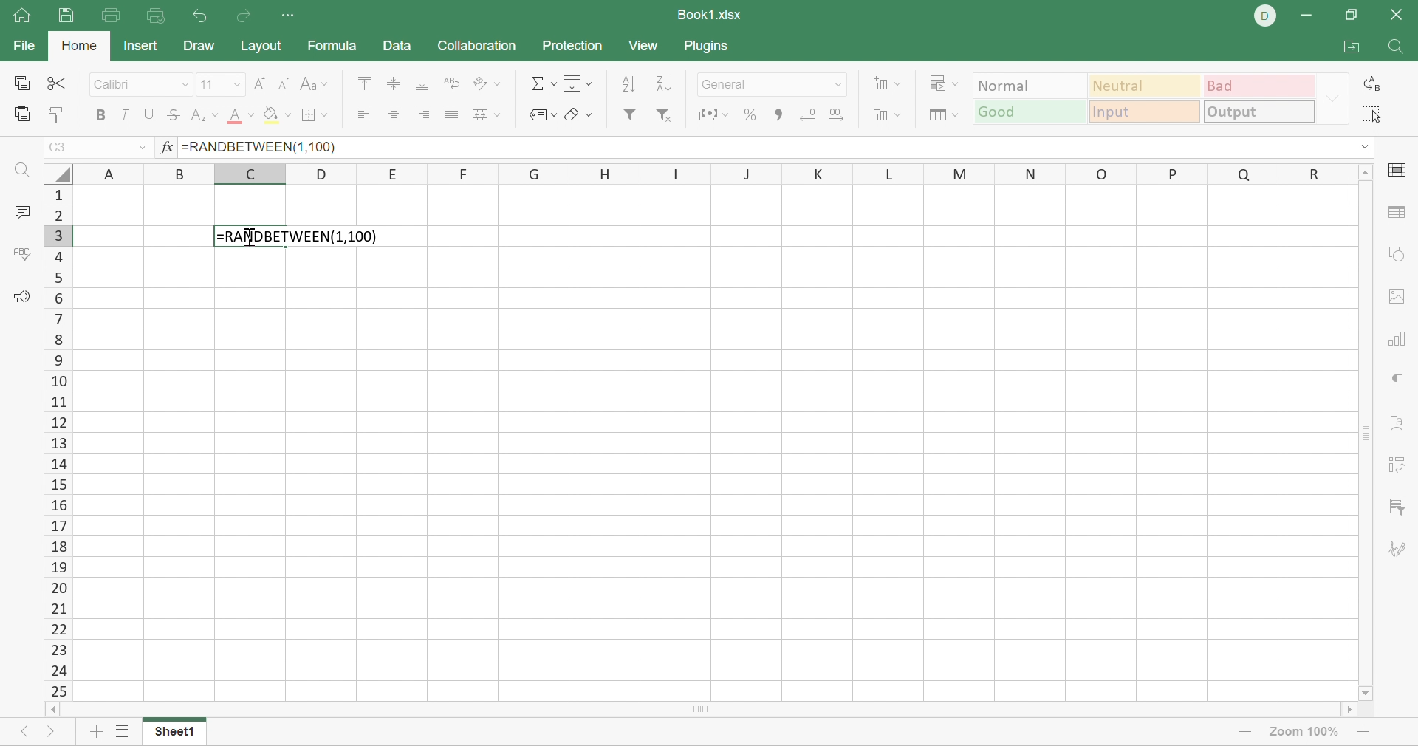 The width and height of the screenshot is (1418, 746). Describe the element at coordinates (125, 116) in the screenshot. I see `Italic` at that location.